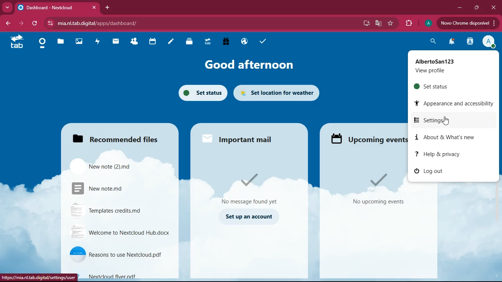 This screenshot has width=502, height=282. What do you see at coordinates (451, 138) in the screenshot?
I see `about` at bounding box center [451, 138].